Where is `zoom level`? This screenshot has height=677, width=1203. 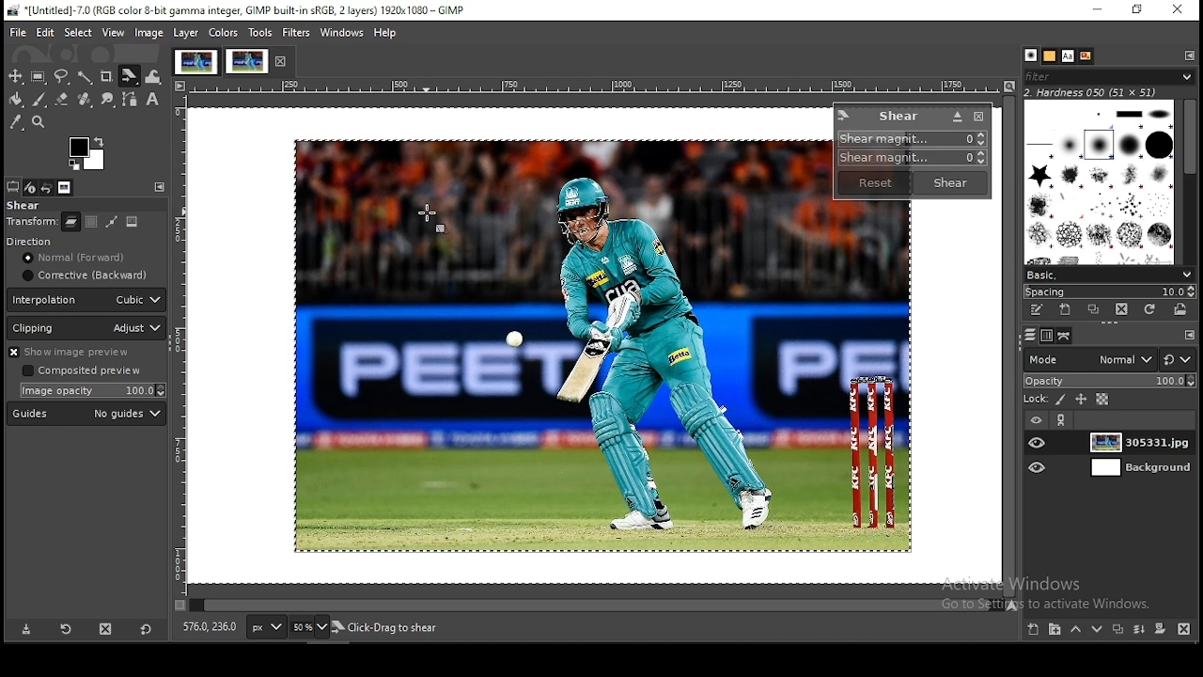 zoom level is located at coordinates (310, 627).